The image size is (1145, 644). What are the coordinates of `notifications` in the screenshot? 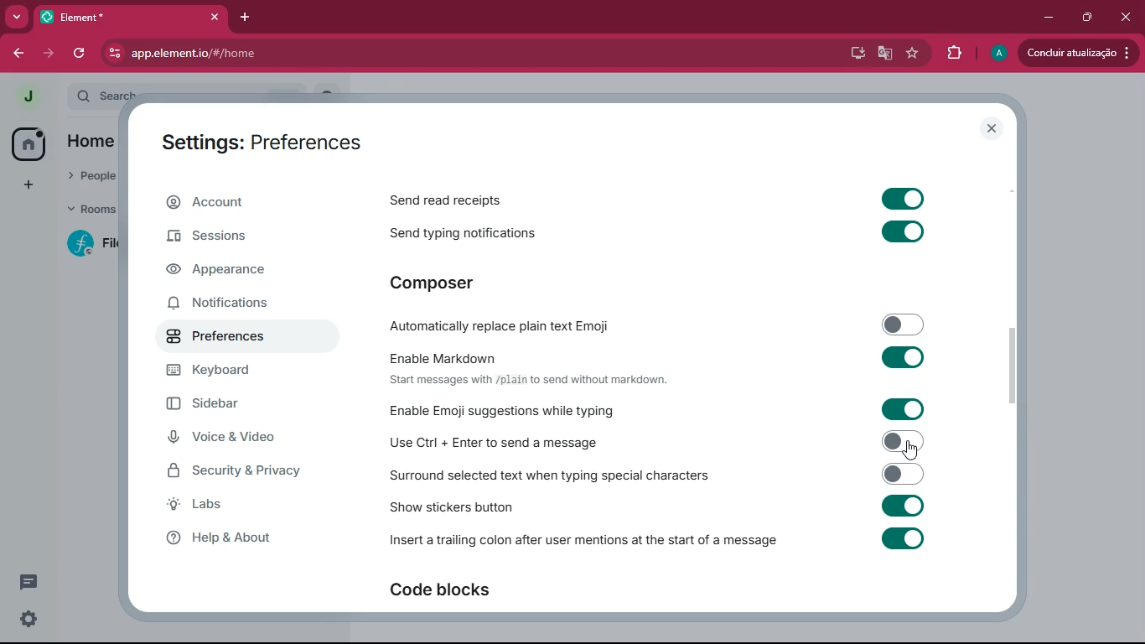 It's located at (232, 305).